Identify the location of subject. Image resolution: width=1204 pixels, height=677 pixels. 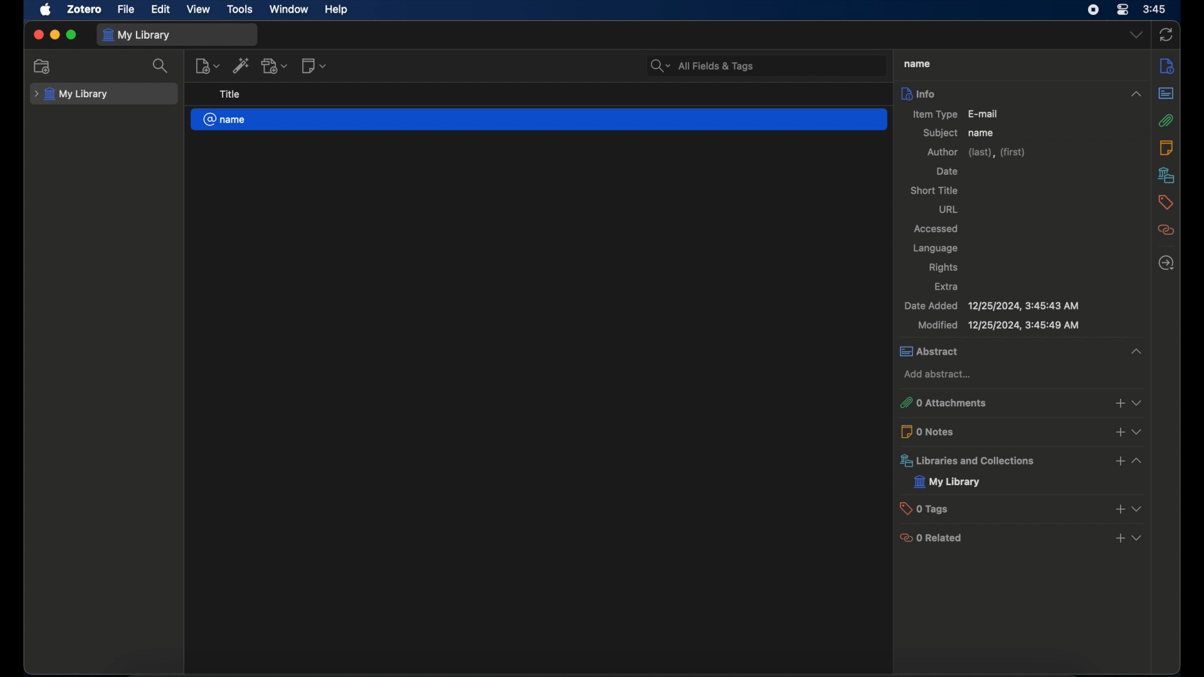
(940, 133).